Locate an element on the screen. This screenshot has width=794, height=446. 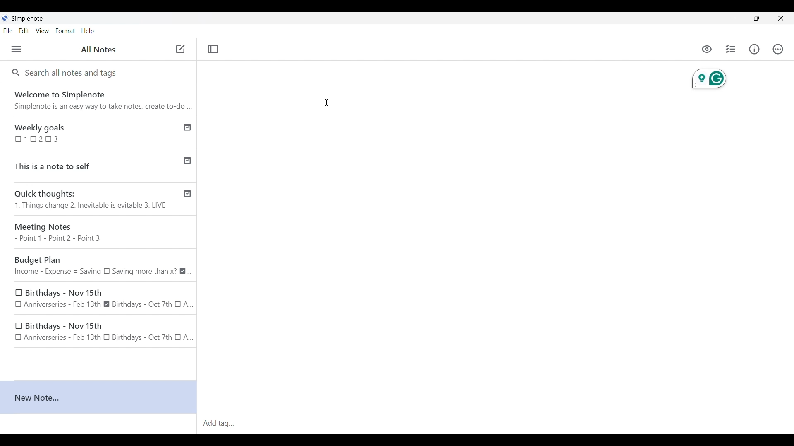
File menu is located at coordinates (8, 31).